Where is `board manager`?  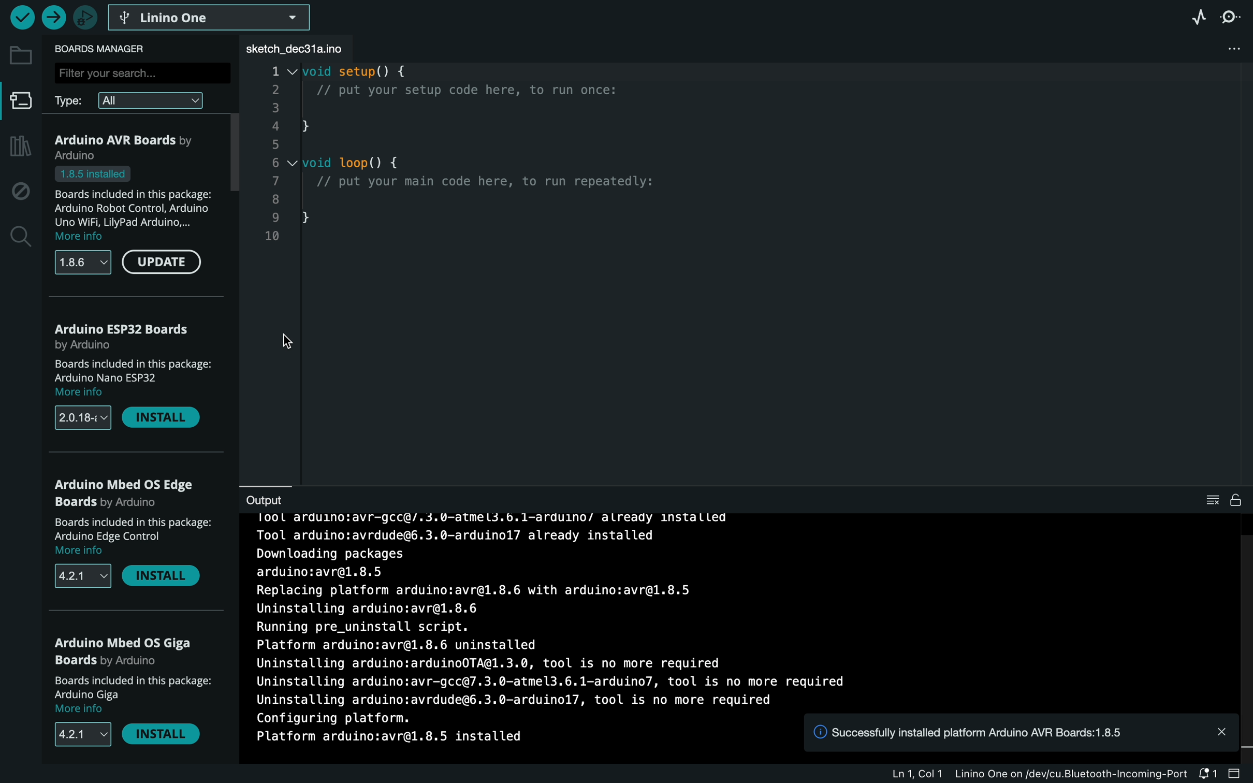 board manager is located at coordinates (106, 49).